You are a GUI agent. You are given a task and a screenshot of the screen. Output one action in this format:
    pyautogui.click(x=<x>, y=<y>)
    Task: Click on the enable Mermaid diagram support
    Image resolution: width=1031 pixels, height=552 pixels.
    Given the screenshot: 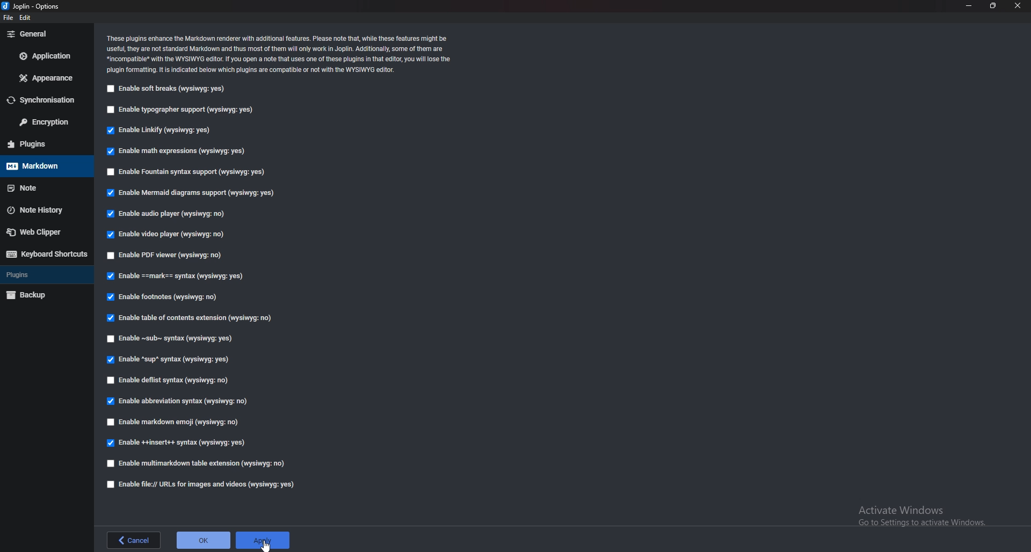 What is the action you would take?
    pyautogui.click(x=197, y=192)
    